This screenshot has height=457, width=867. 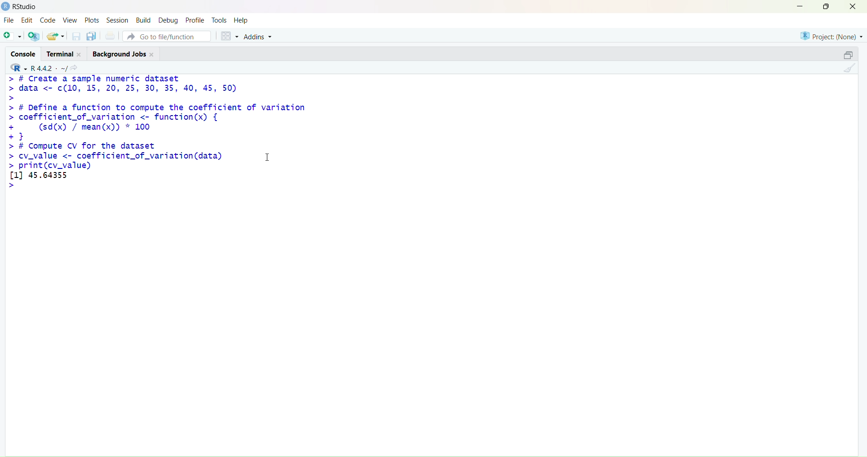 What do you see at coordinates (157, 132) in the screenshot?
I see `> # Create a sample numeric dataset

> data <- c(10, 15, 20, 25, 30, 35, 40, 45, 50)

>

> # Define a function to compute the coefficient of variation
> coefficient_of_variation <- function(x) {

+ (sd(x) / mean(x)) * 100

+1}

> # Compute CV for the dataset

> cv_value <- coefficient_of_variation(data) 1
> print(cv_value)

[1] 45.64355

>` at bounding box center [157, 132].